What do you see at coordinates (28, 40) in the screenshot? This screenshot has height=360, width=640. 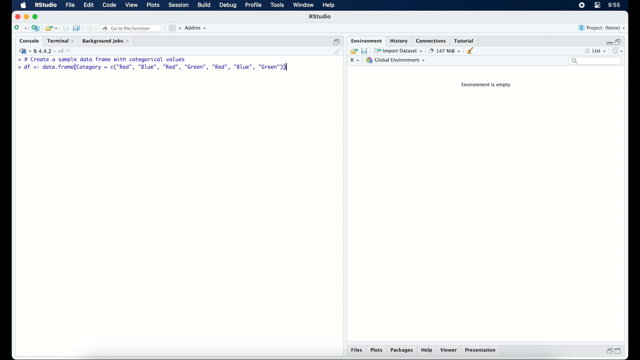 I see `console` at bounding box center [28, 40].